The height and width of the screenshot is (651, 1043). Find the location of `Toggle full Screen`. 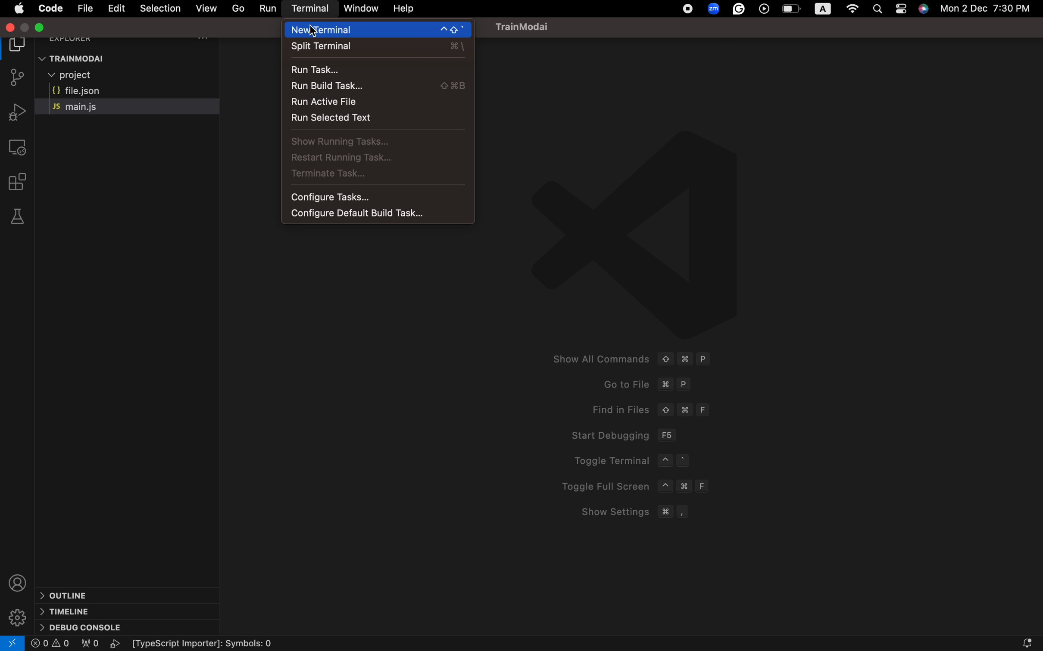

Toggle full Screen is located at coordinates (638, 486).